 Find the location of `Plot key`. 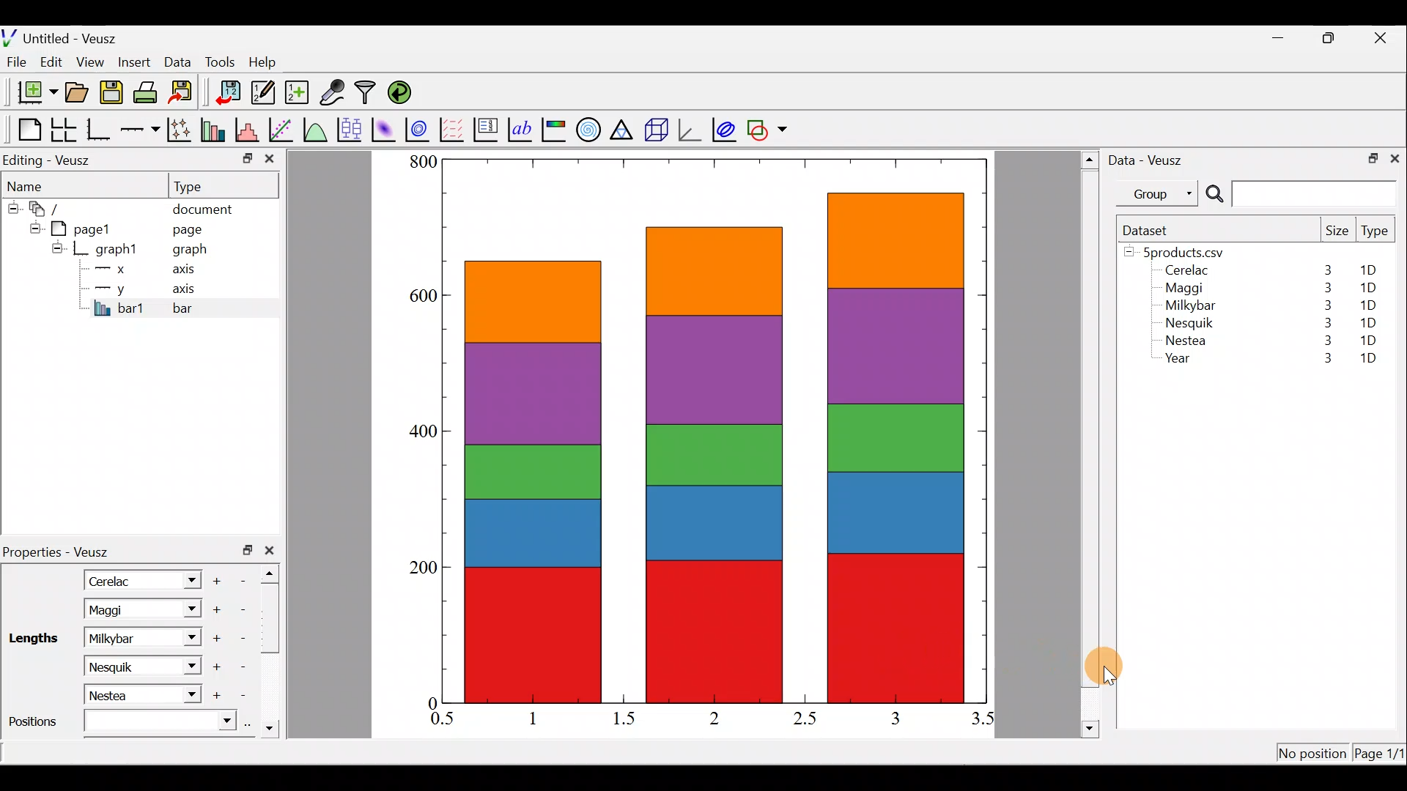

Plot key is located at coordinates (487, 128).